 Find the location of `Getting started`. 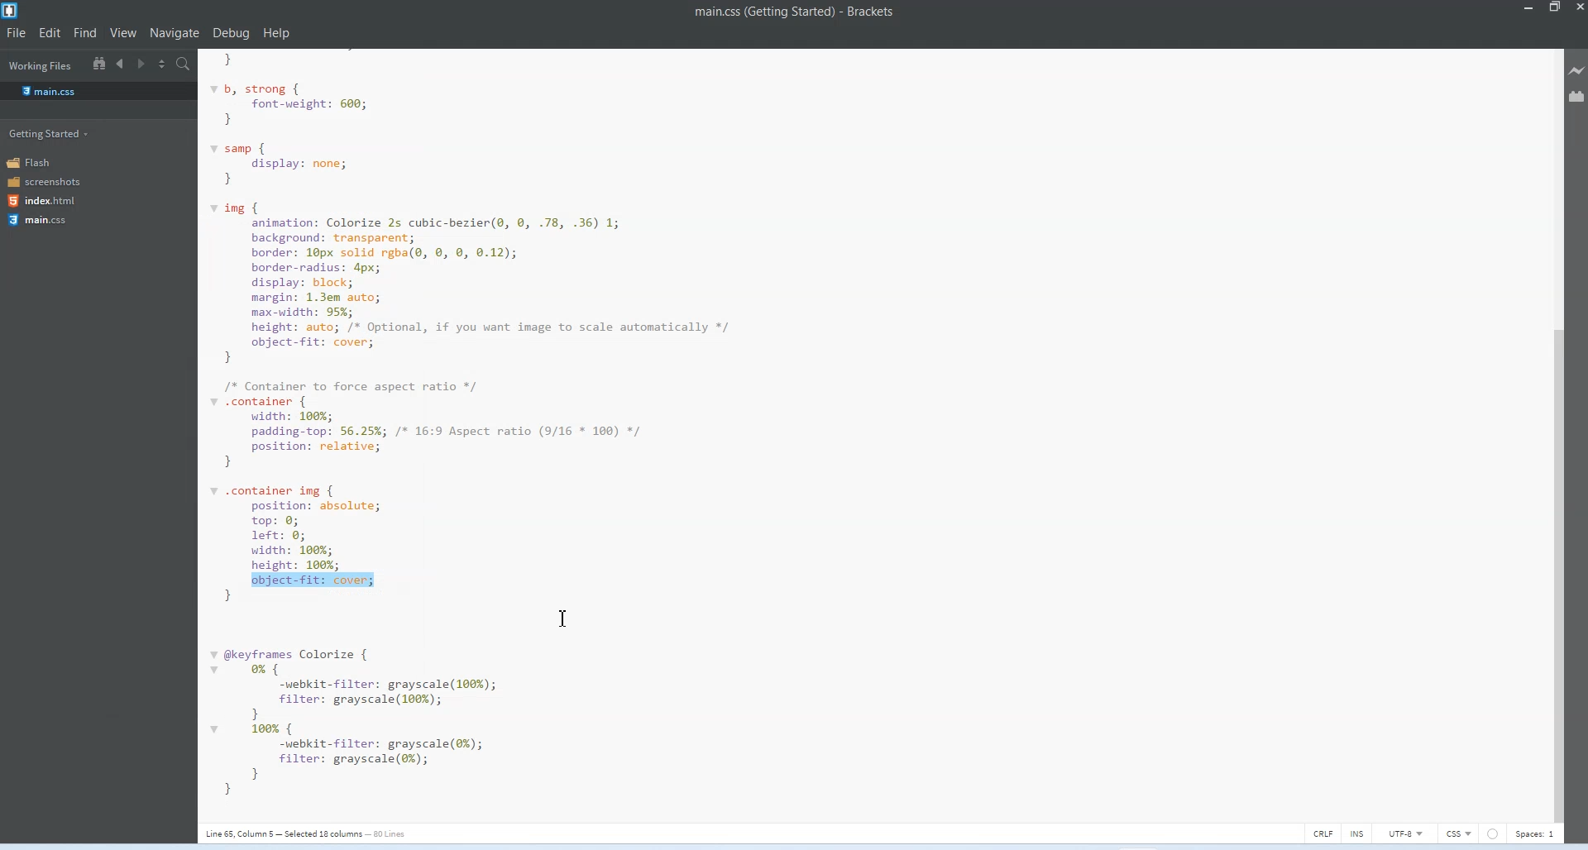

Getting started is located at coordinates (48, 134).